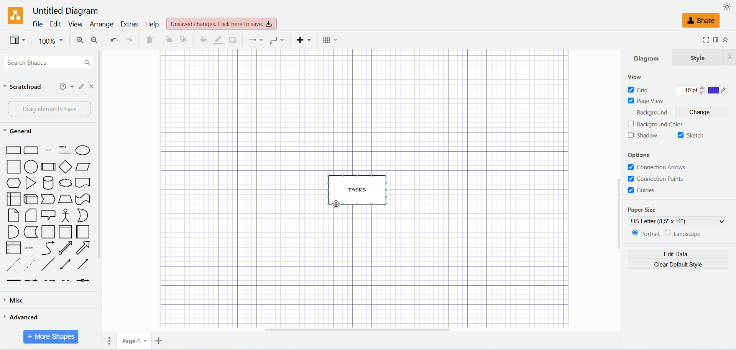  I want to click on extras, so click(128, 24).